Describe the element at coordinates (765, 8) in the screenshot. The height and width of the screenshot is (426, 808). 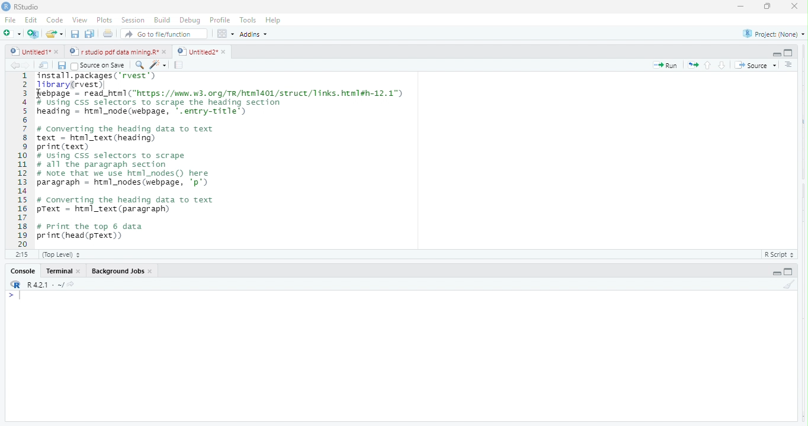
I see `minimize` at that location.